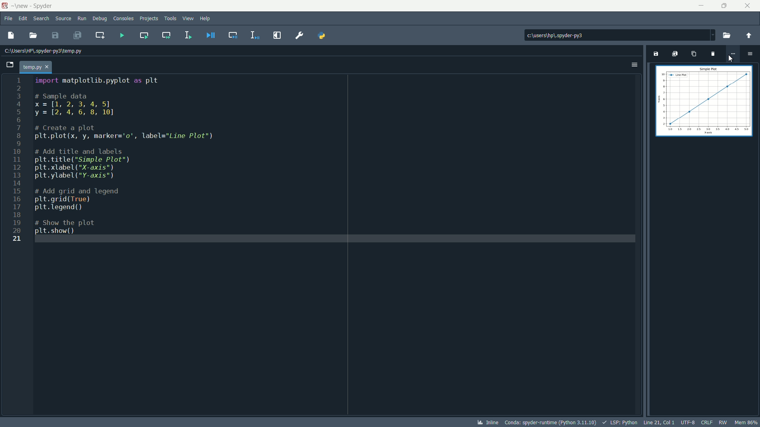 The height and width of the screenshot is (427, 760). I want to click on minimize, so click(699, 5).